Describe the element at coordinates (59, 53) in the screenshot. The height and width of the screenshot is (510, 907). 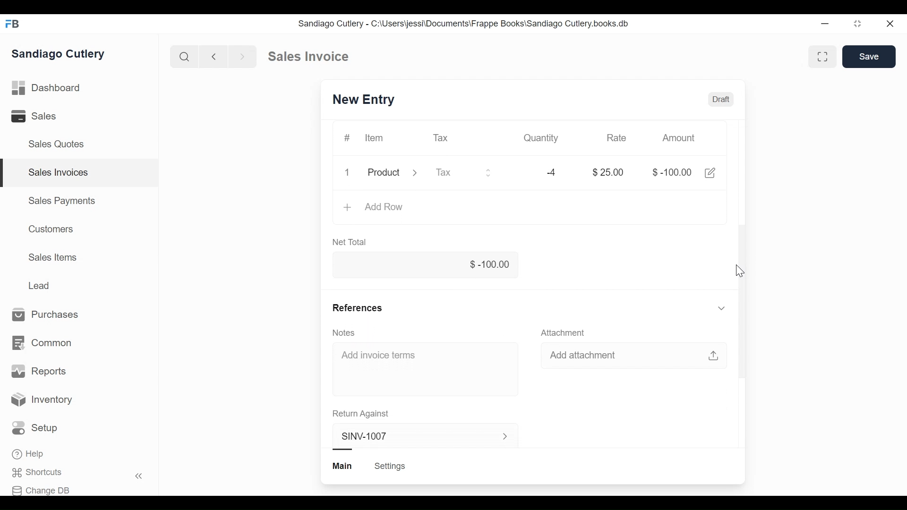
I see `Sandiago Cutlery` at that location.